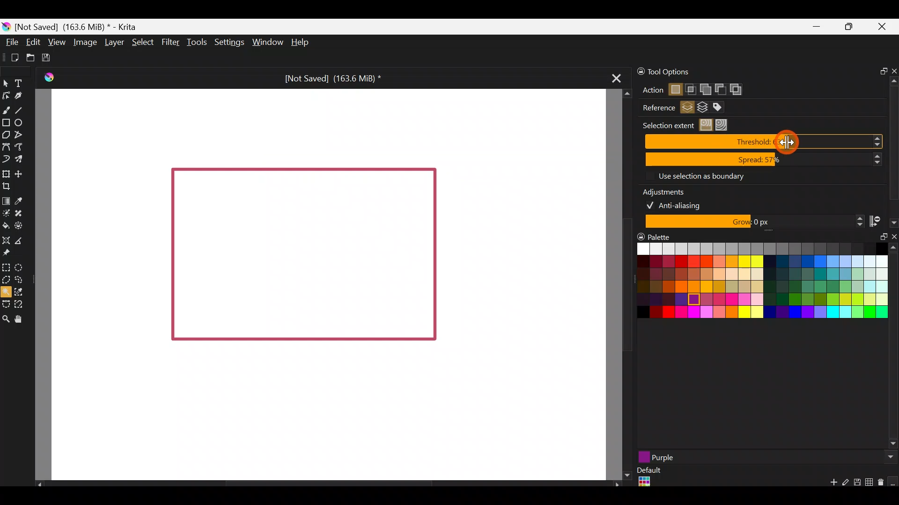  What do you see at coordinates (20, 267) in the screenshot?
I see `Elliptical selection tool` at bounding box center [20, 267].